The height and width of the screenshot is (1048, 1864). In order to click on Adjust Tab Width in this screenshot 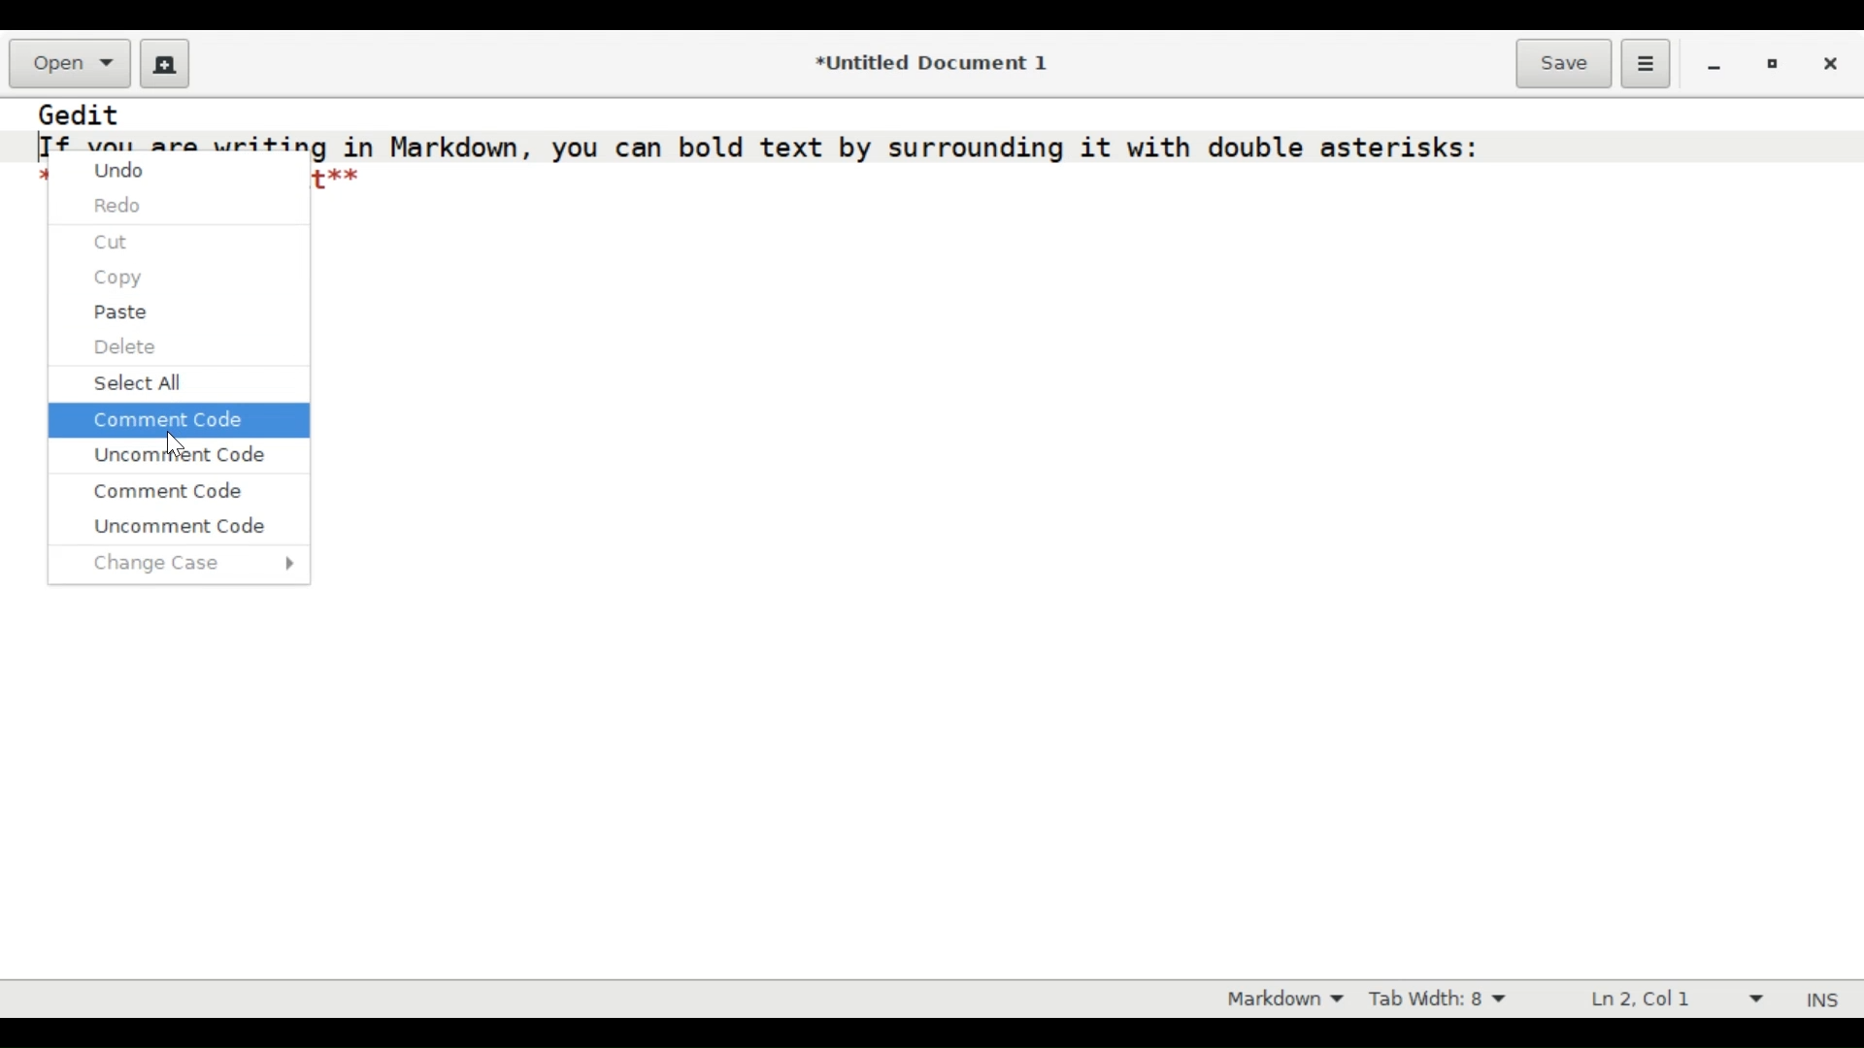, I will do `click(1451, 999)`.